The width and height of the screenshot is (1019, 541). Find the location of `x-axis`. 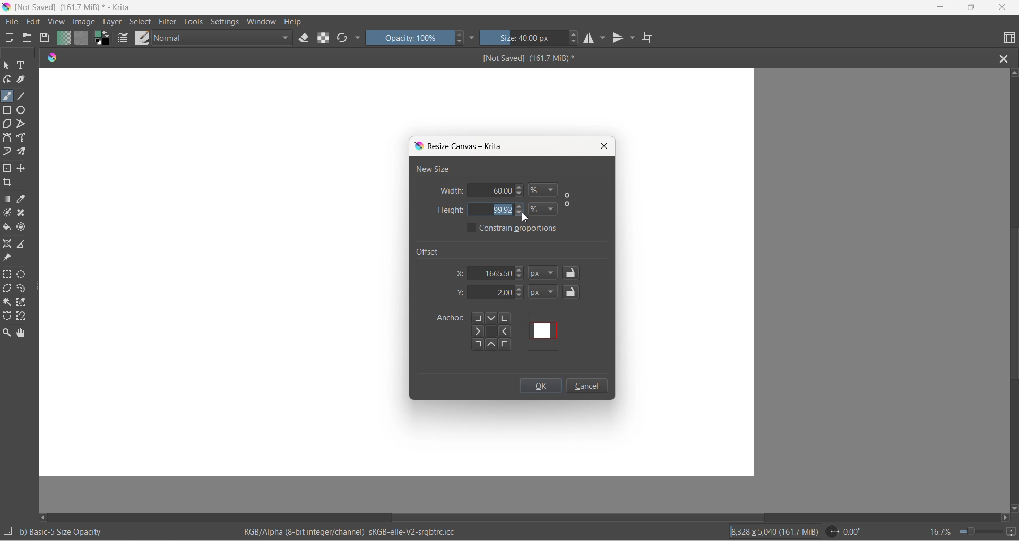

x-axis is located at coordinates (461, 273).